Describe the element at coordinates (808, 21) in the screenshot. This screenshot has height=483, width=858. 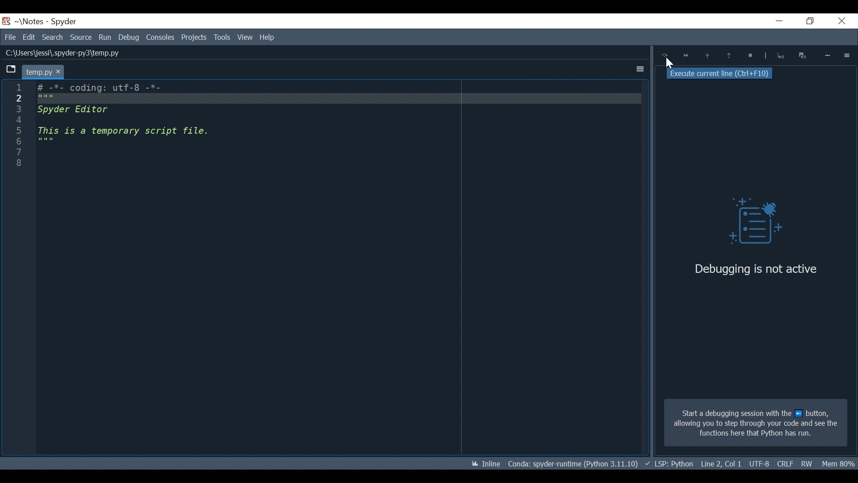
I see `Restore` at that location.